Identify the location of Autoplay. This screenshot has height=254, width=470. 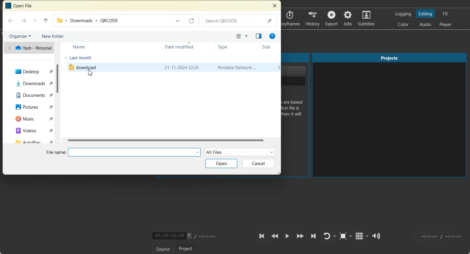
(31, 140).